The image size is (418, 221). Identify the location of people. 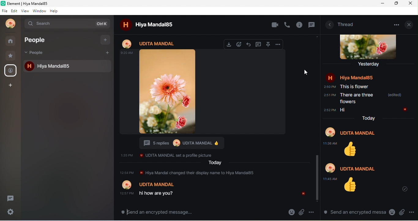
(11, 71).